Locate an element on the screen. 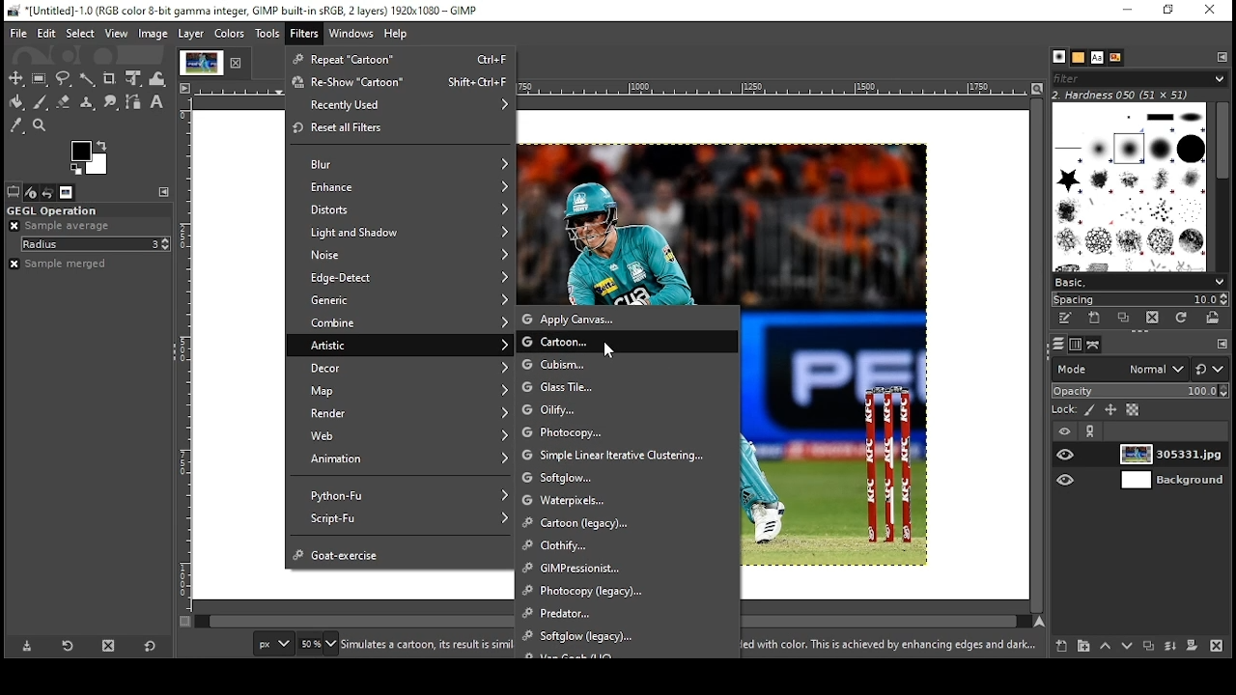 The height and width of the screenshot is (695, 1236). file is located at coordinates (19, 34).